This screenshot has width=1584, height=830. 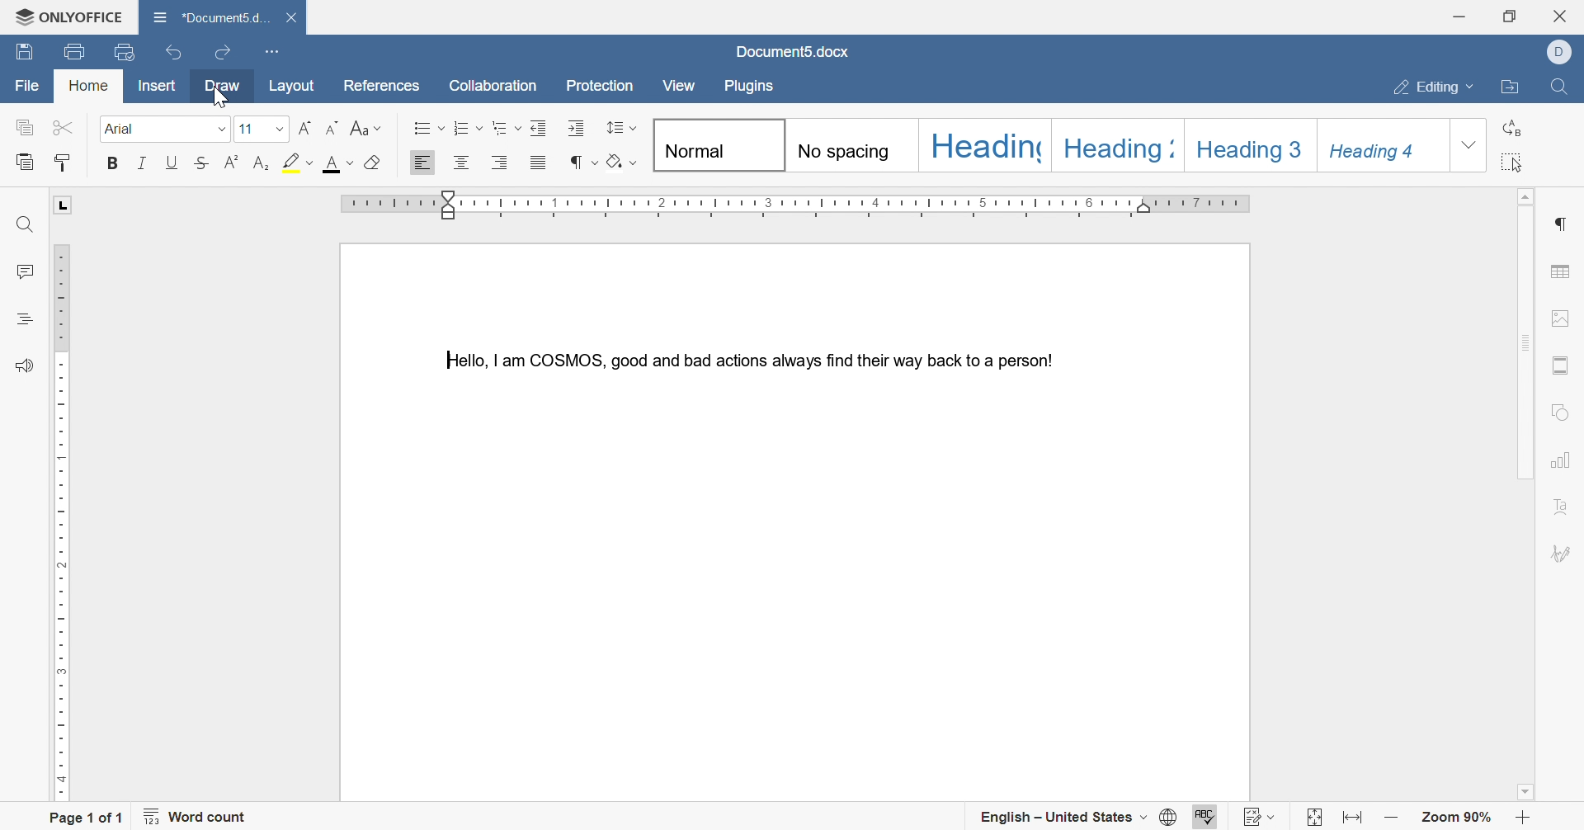 I want to click on page 1 of 1, so click(x=87, y=816).